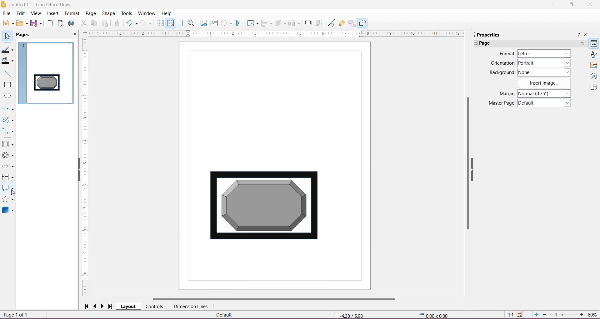 The image size is (600, 319). What do you see at coordinates (593, 88) in the screenshot?
I see `Shapes` at bounding box center [593, 88].